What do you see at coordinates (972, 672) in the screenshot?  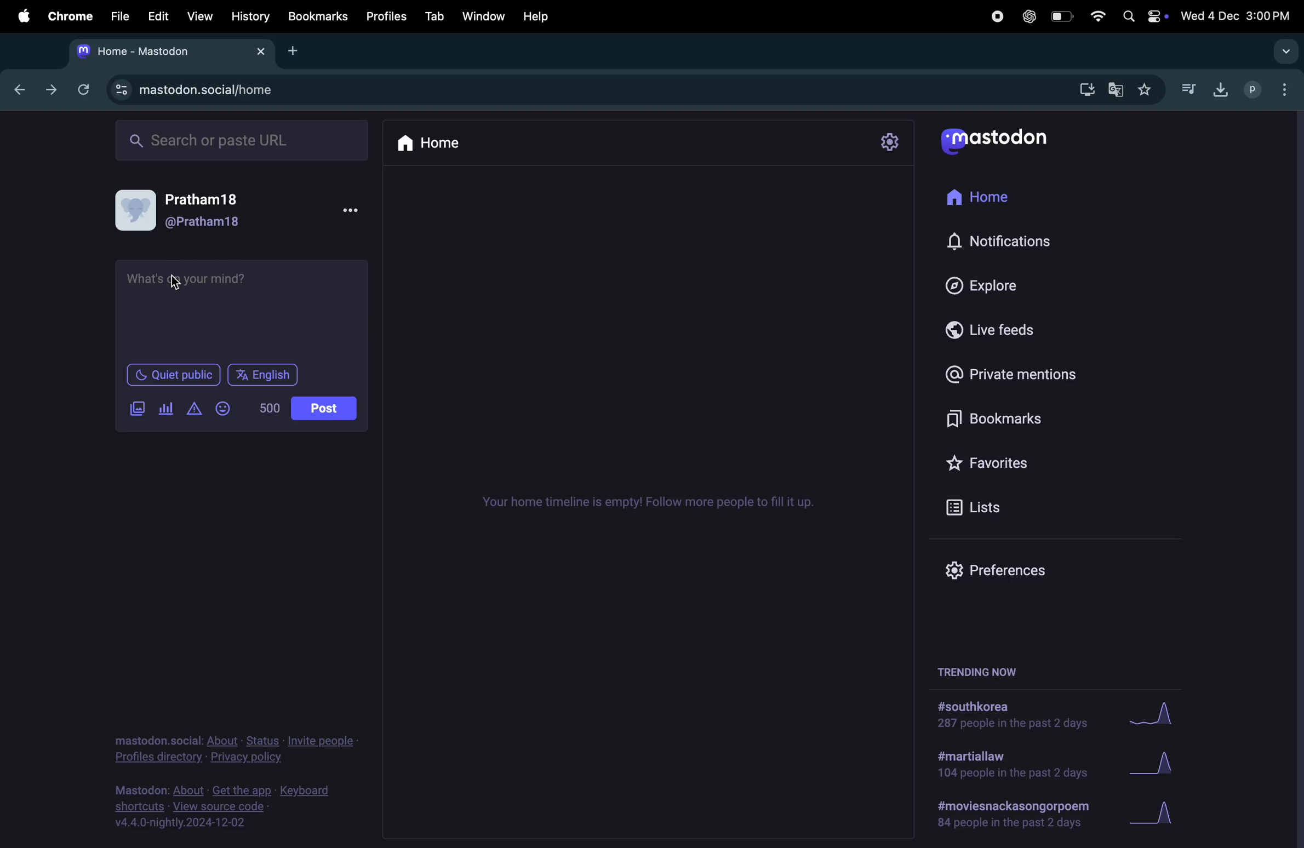 I see `trending now` at bounding box center [972, 672].